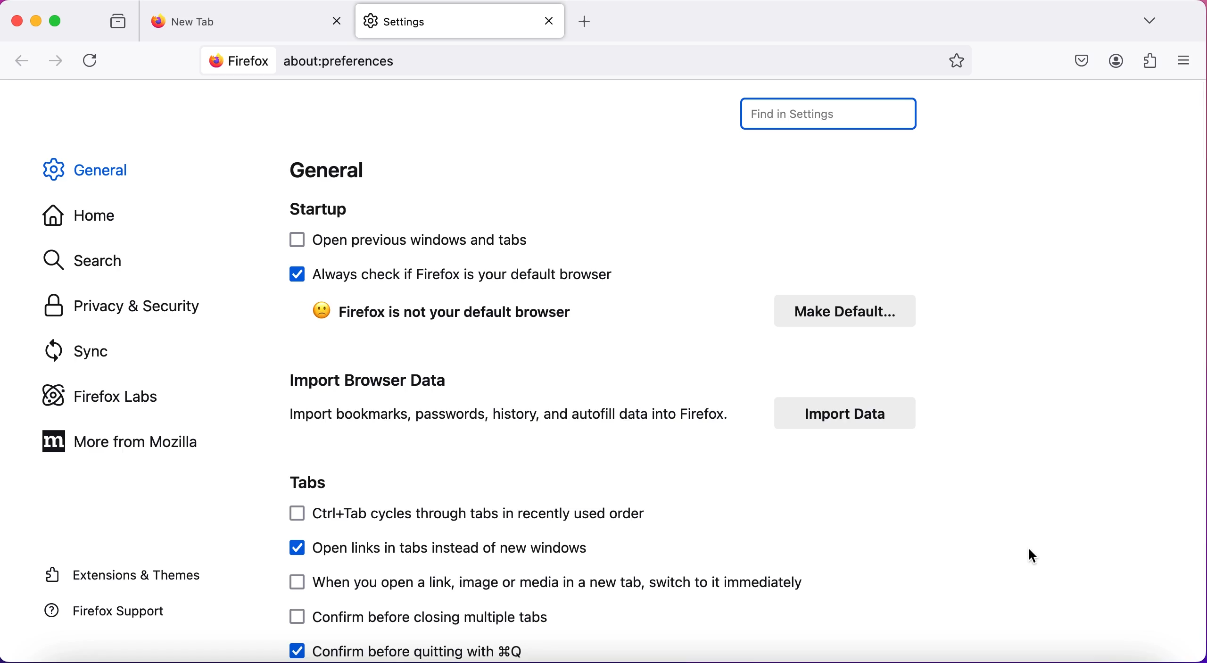  I want to click on home, so click(80, 215).